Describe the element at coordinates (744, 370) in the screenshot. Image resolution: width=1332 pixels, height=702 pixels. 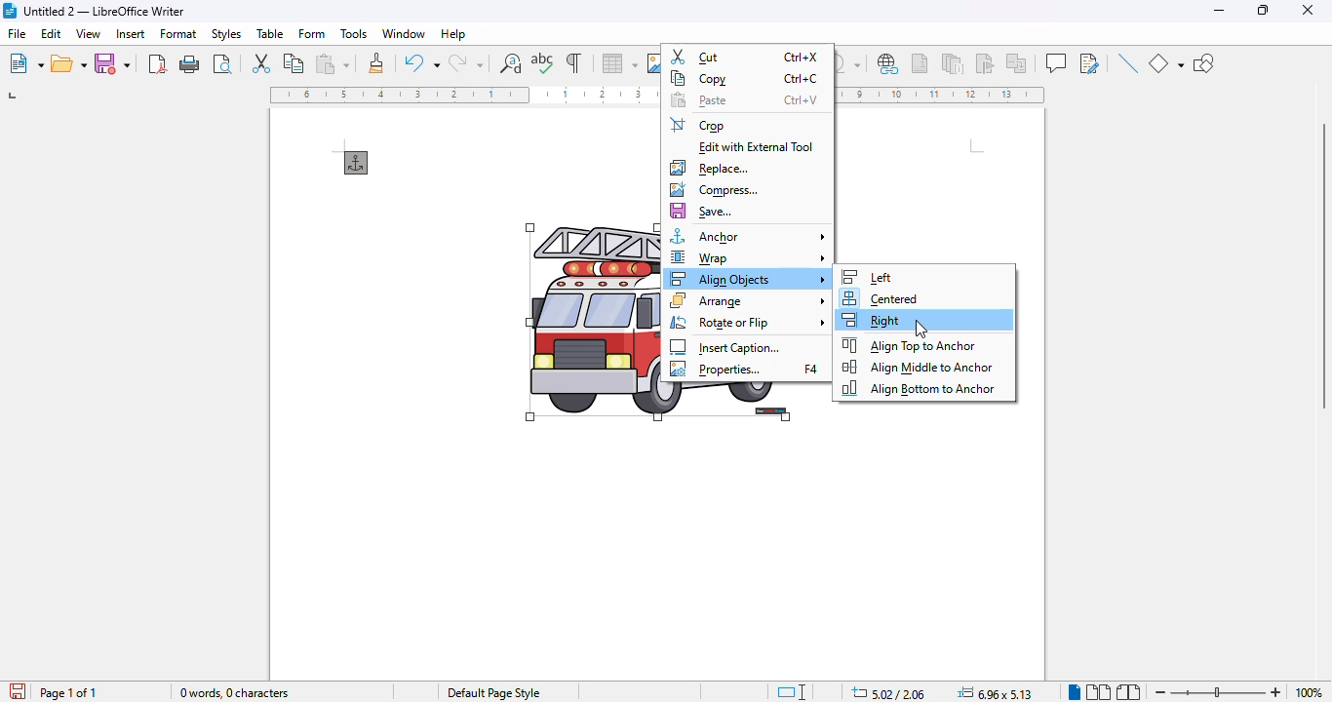
I see `properties` at that location.